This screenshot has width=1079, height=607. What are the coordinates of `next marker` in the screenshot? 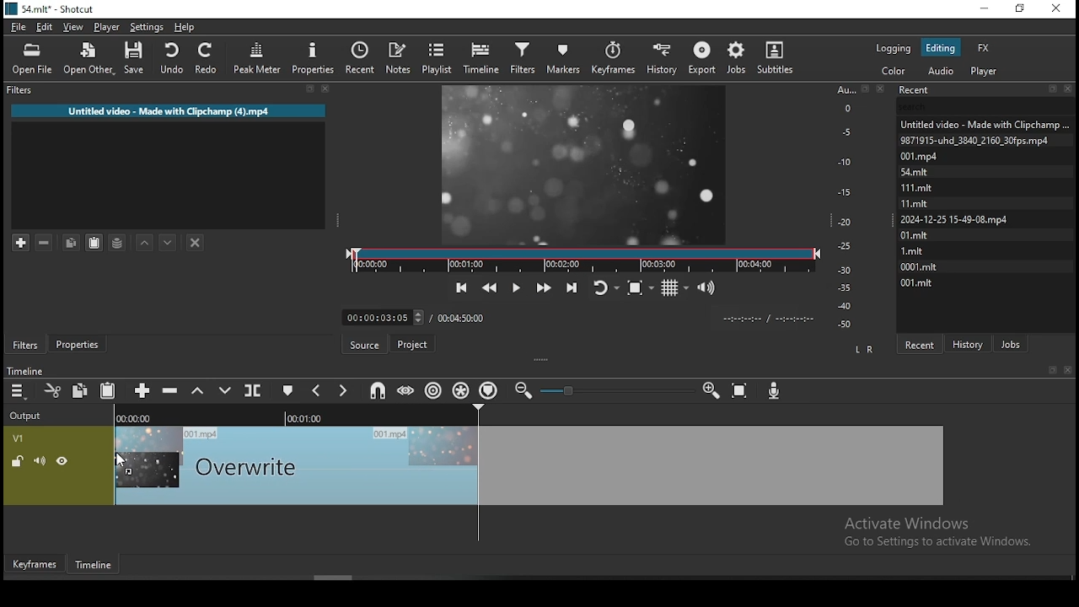 It's located at (343, 390).